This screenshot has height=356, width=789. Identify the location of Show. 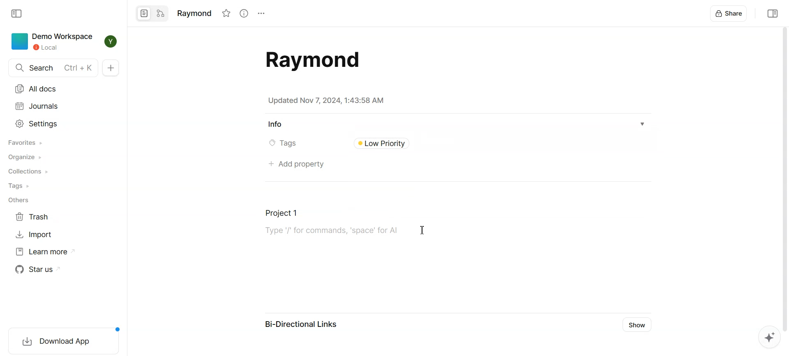
(639, 325).